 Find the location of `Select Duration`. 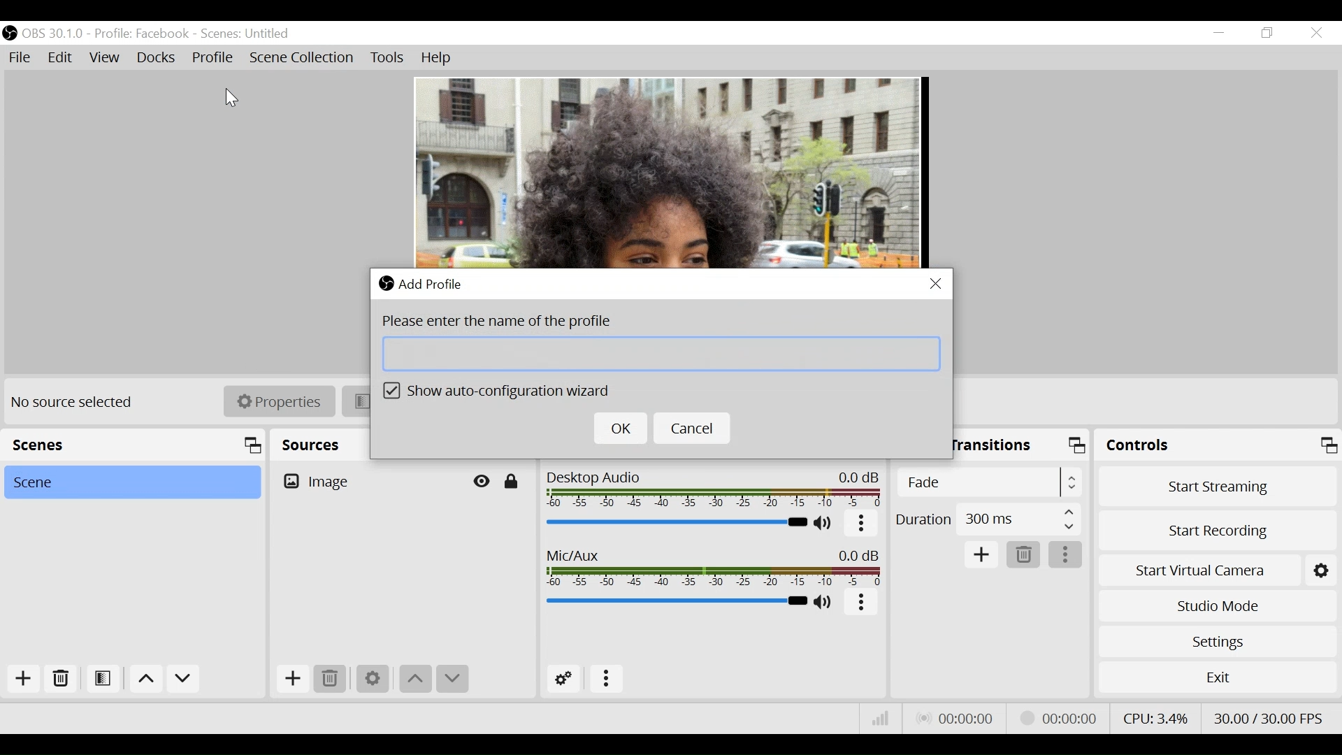

Select Duration is located at coordinates (988, 518).